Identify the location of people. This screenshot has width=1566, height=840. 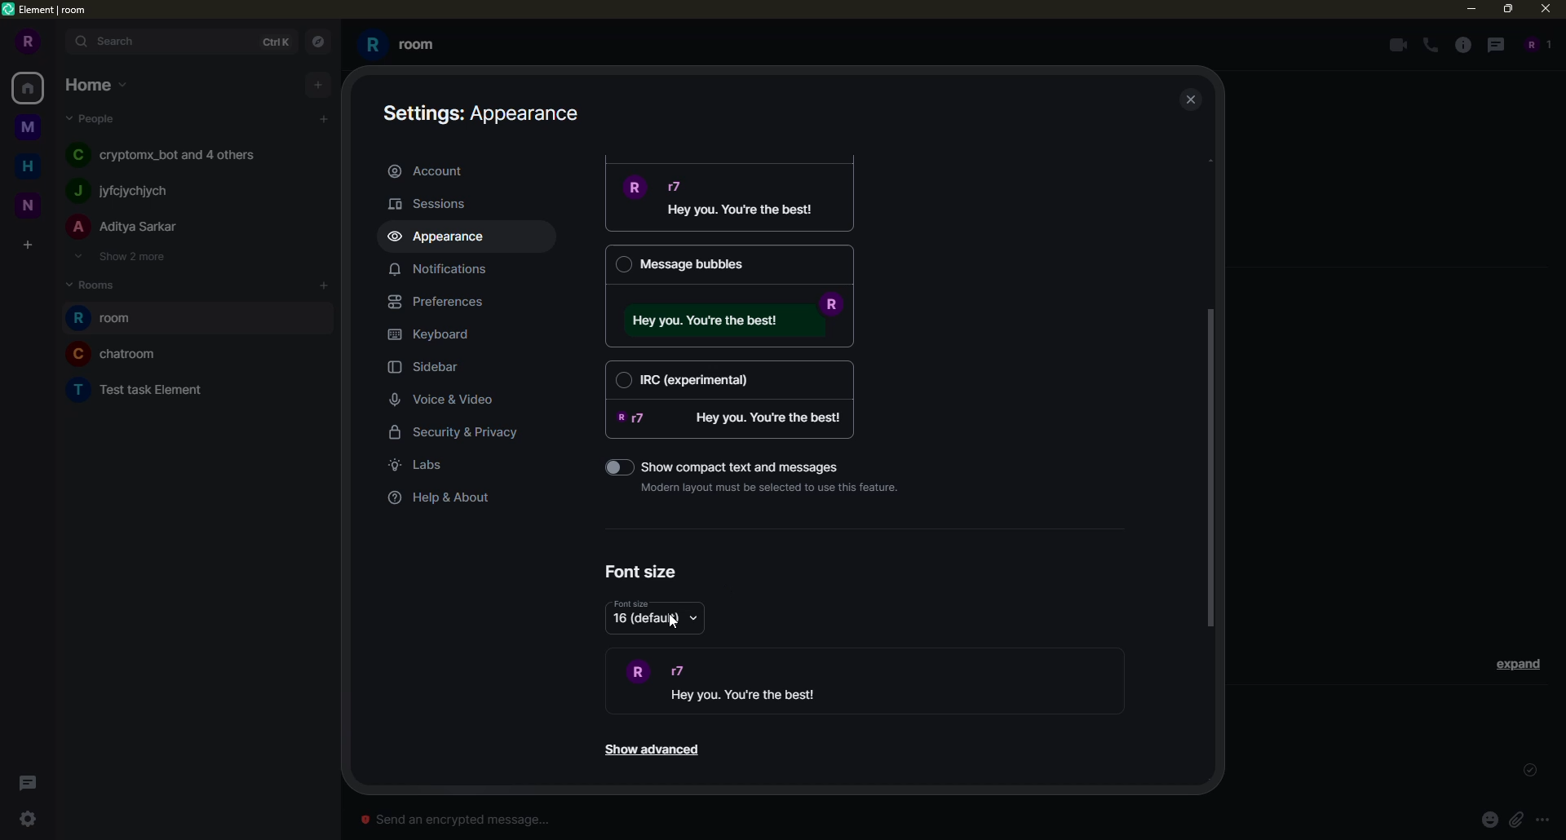
(95, 117).